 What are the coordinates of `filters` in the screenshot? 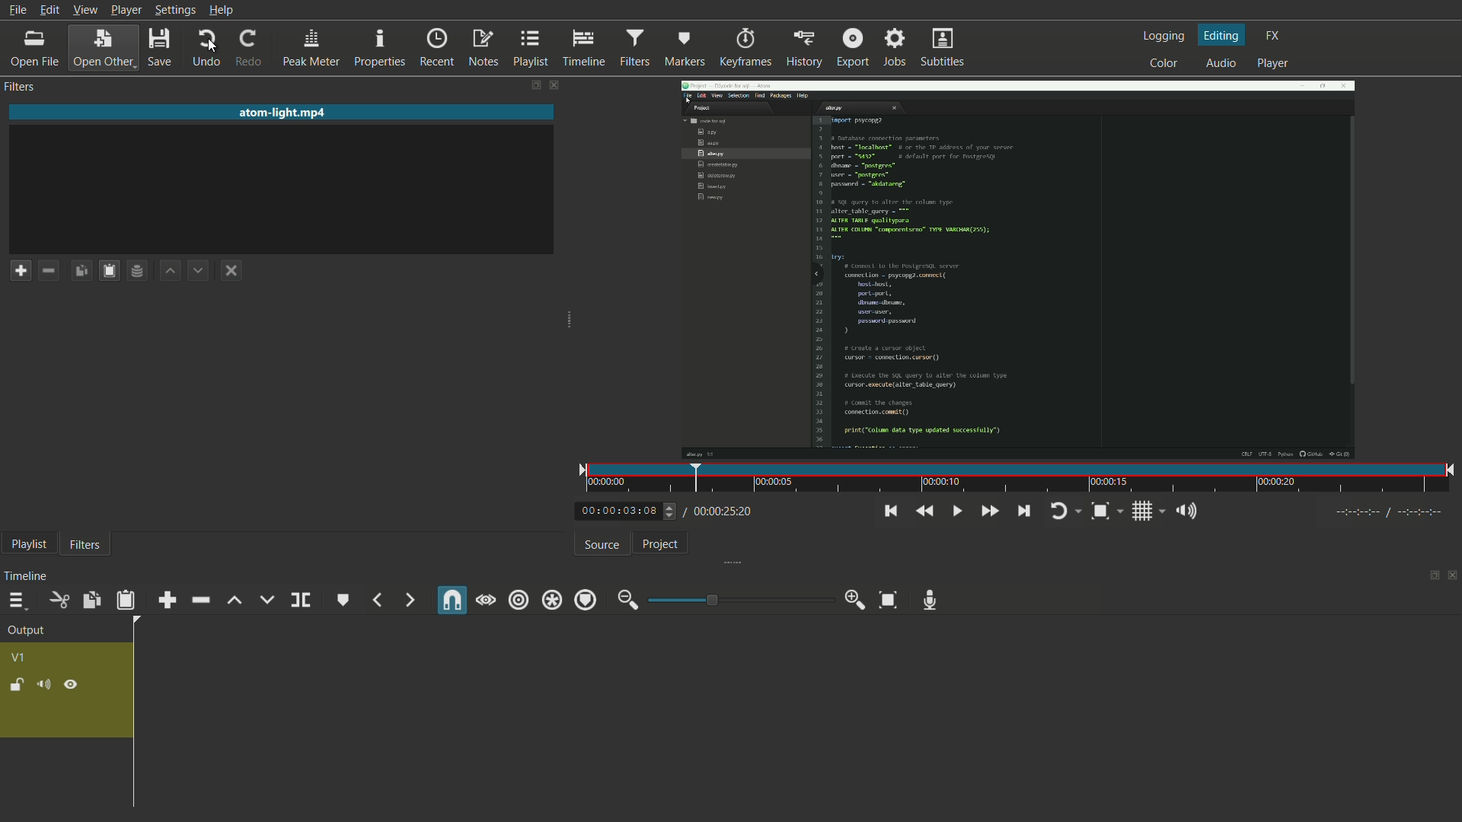 It's located at (85, 546).